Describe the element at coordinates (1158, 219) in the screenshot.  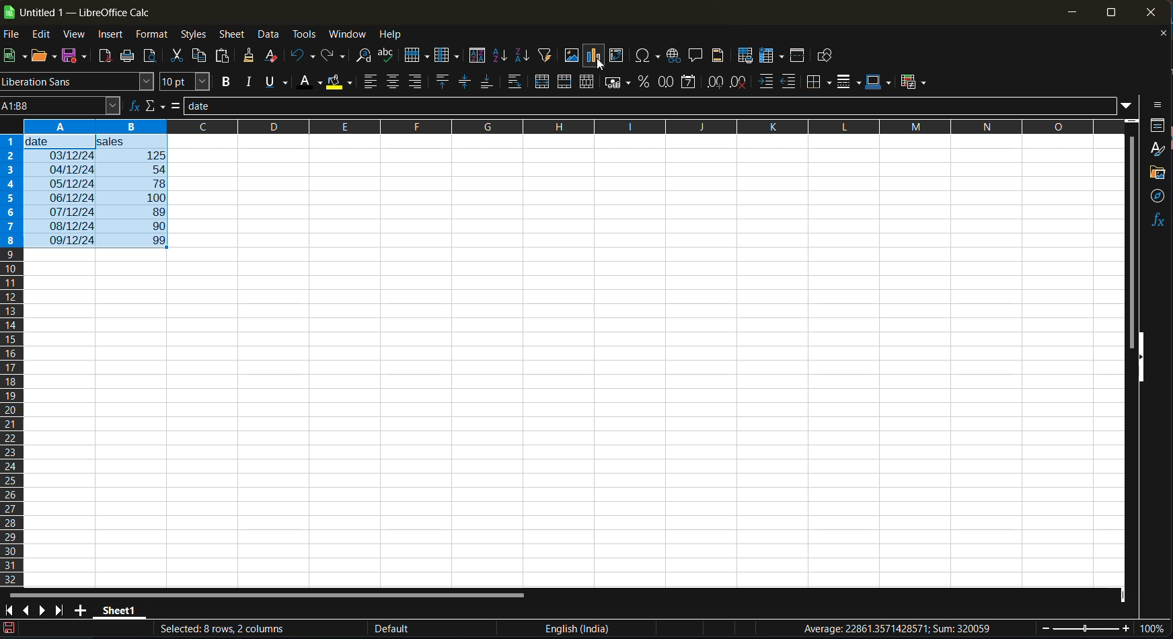
I see `functions` at that location.